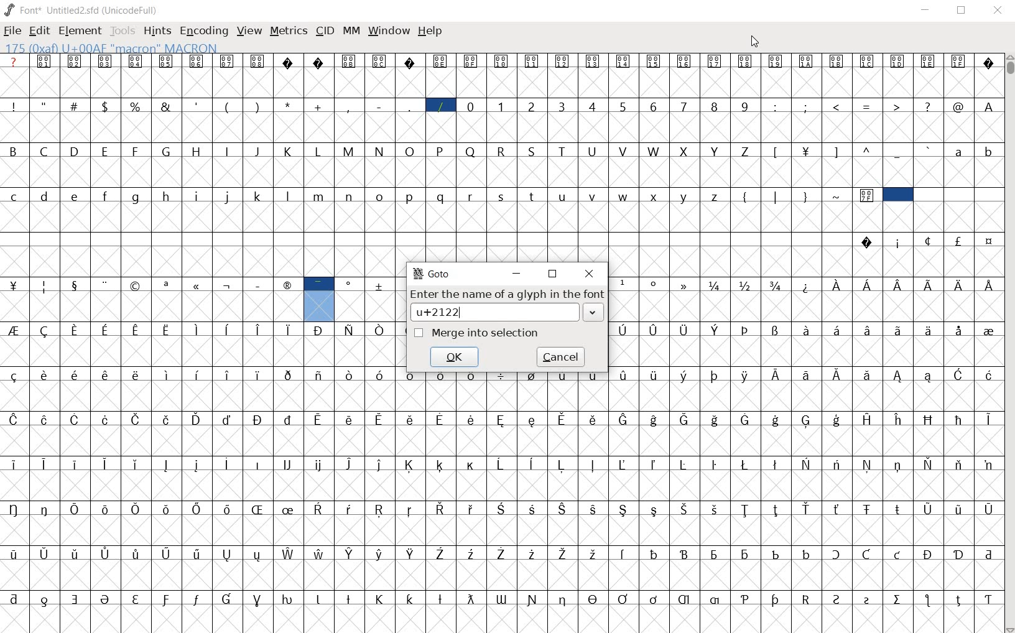 The image size is (1015, 633). Describe the element at coordinates (80, 11) in the screenshot. I see `font* Untitled2.sfd (unicodeFull)` at that location.